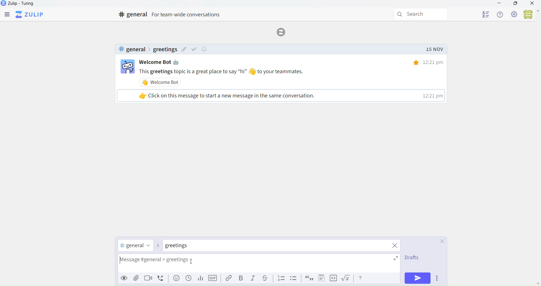  What do you see at coordinates (499, 4) in the screenshot?
I see `Minimize` at bounding box center [499, 4].